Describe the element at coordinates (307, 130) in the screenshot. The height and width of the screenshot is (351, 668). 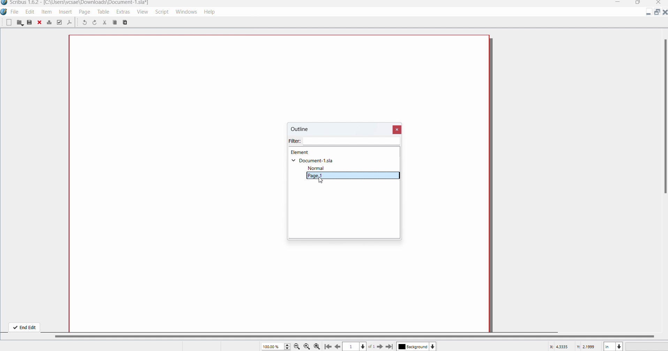
I see `Outline` at that location.